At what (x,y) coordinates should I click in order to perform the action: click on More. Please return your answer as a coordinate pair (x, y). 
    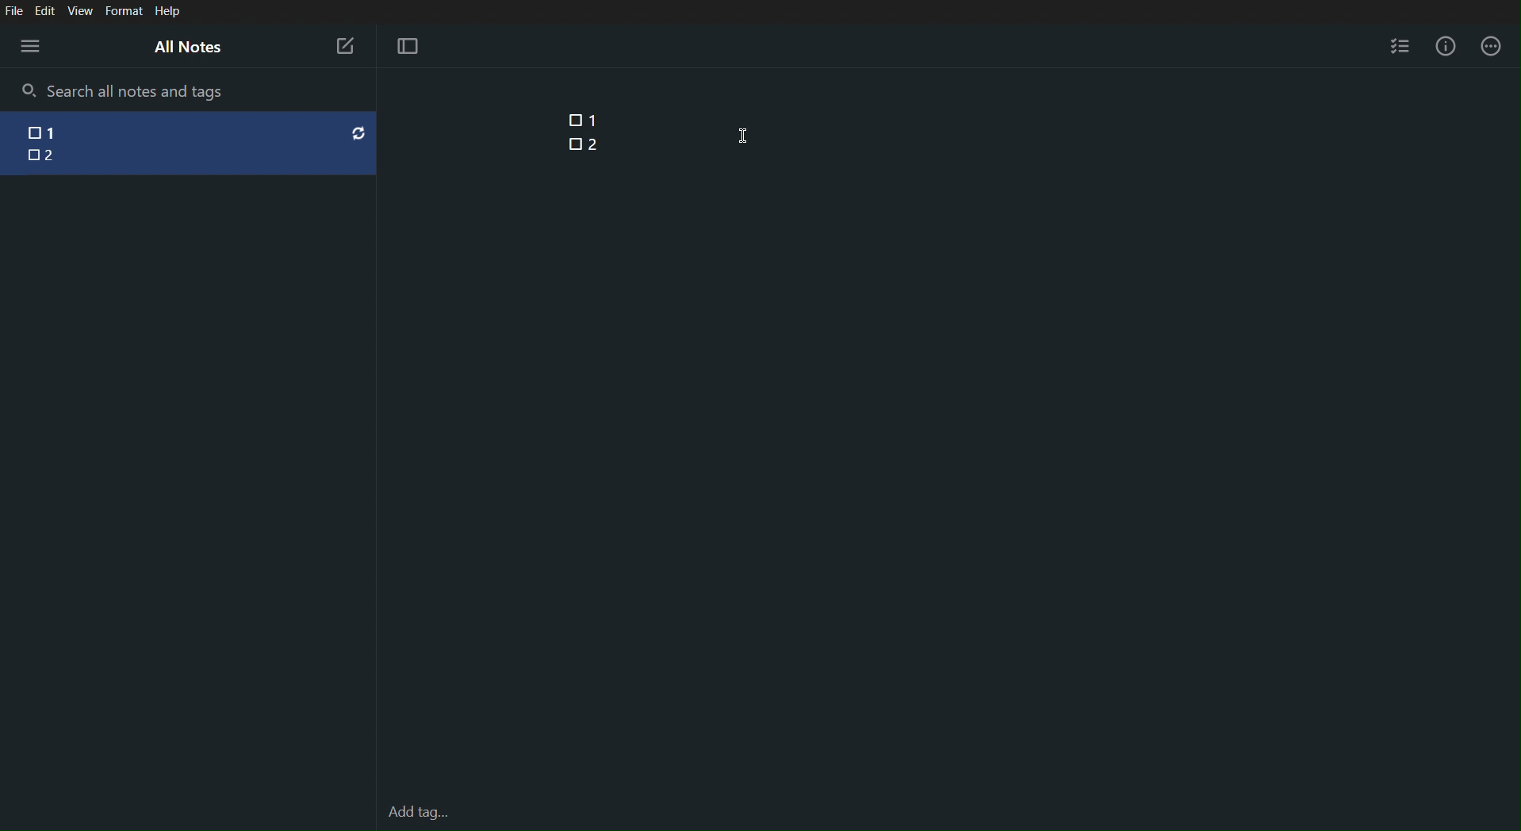
    Looking at the image, I should click on (1492, 46).